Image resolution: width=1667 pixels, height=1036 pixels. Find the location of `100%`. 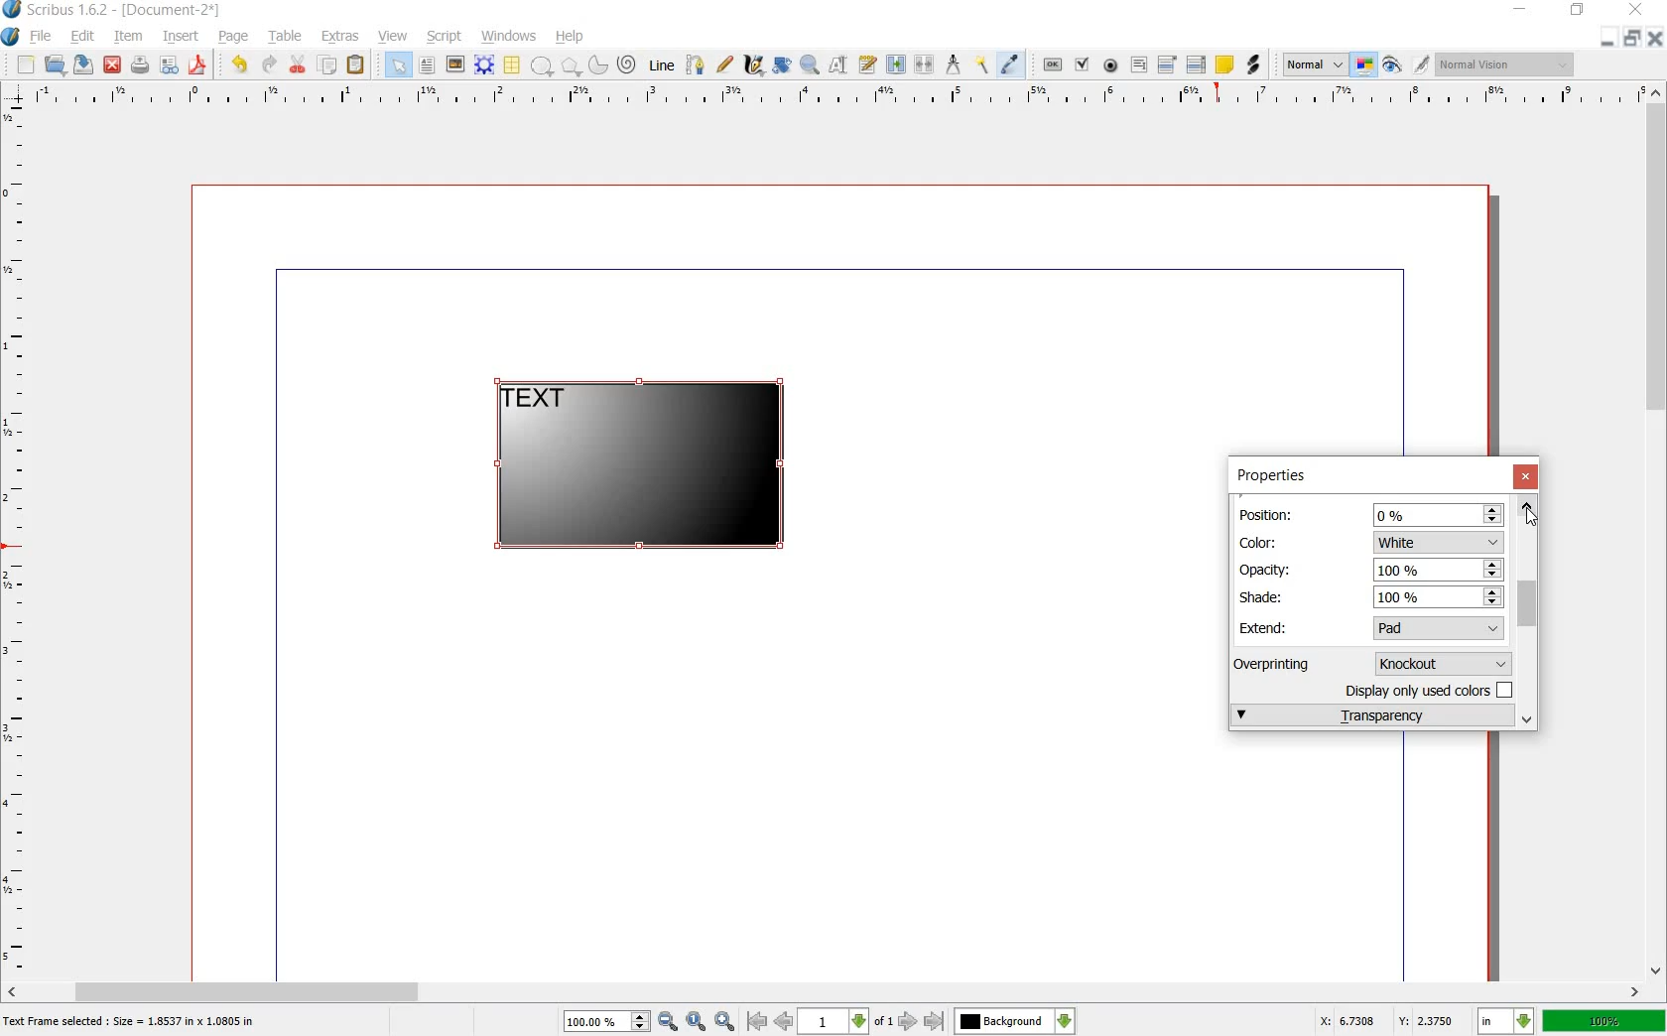

100% is located at coordinates (1438, 571).